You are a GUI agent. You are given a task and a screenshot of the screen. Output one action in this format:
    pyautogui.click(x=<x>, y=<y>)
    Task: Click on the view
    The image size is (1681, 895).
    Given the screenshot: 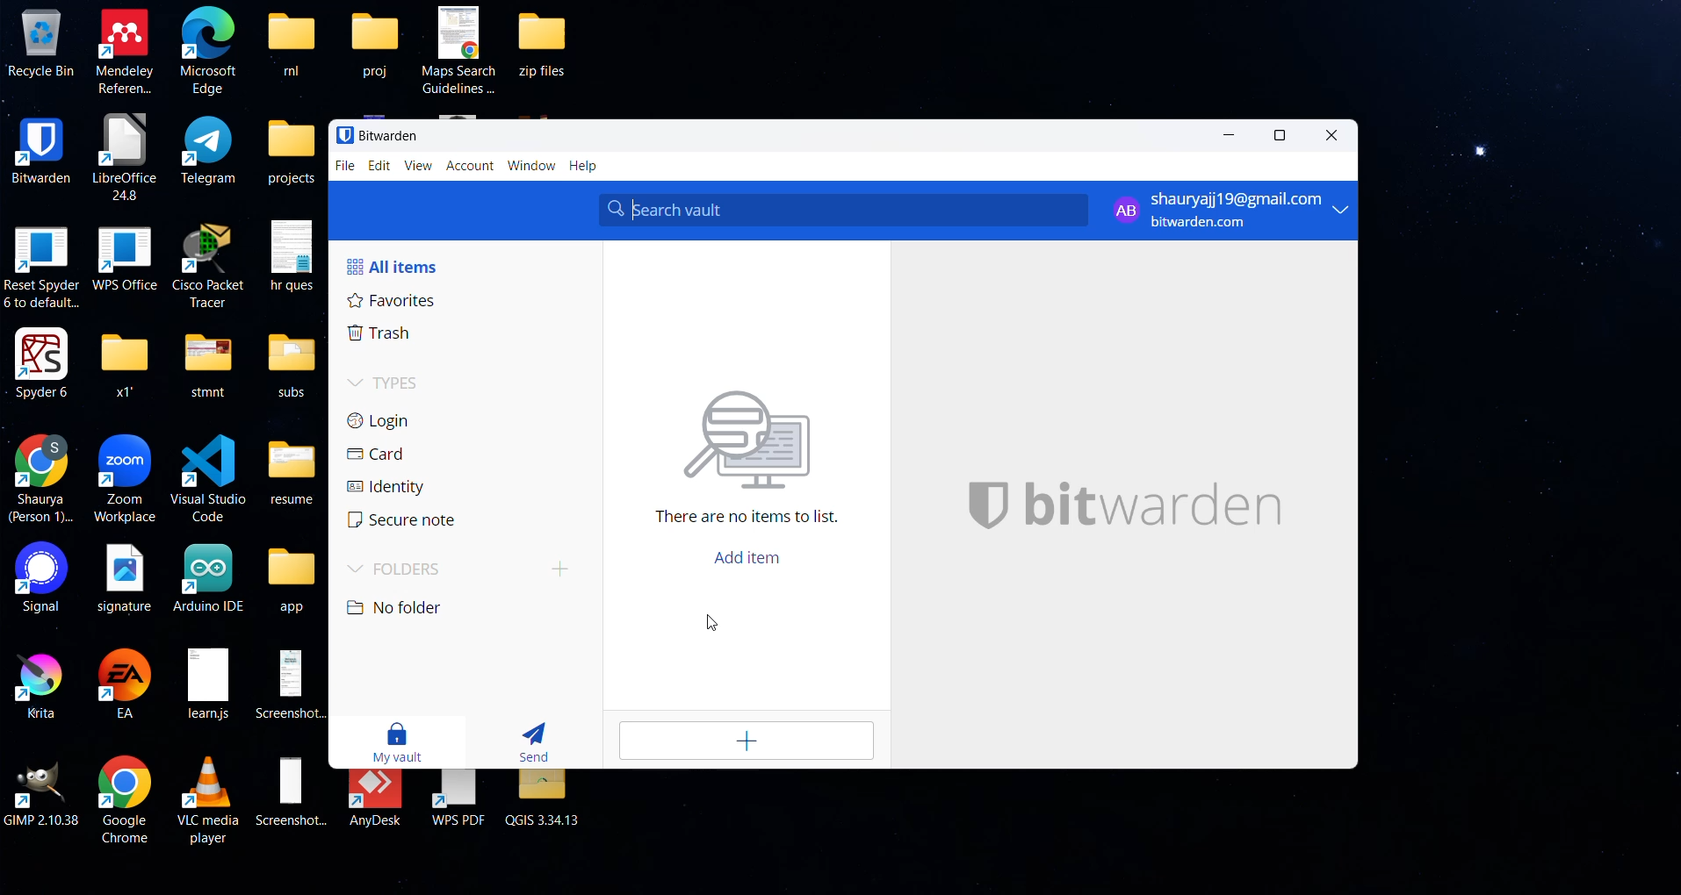 What is the action you would take?
    pyautogui.click(x=418, y=168)
    